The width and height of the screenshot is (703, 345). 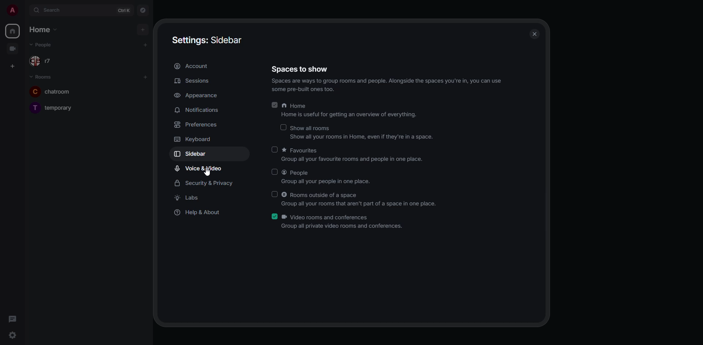 I want to click on preferences, so click(x=196, y=125).